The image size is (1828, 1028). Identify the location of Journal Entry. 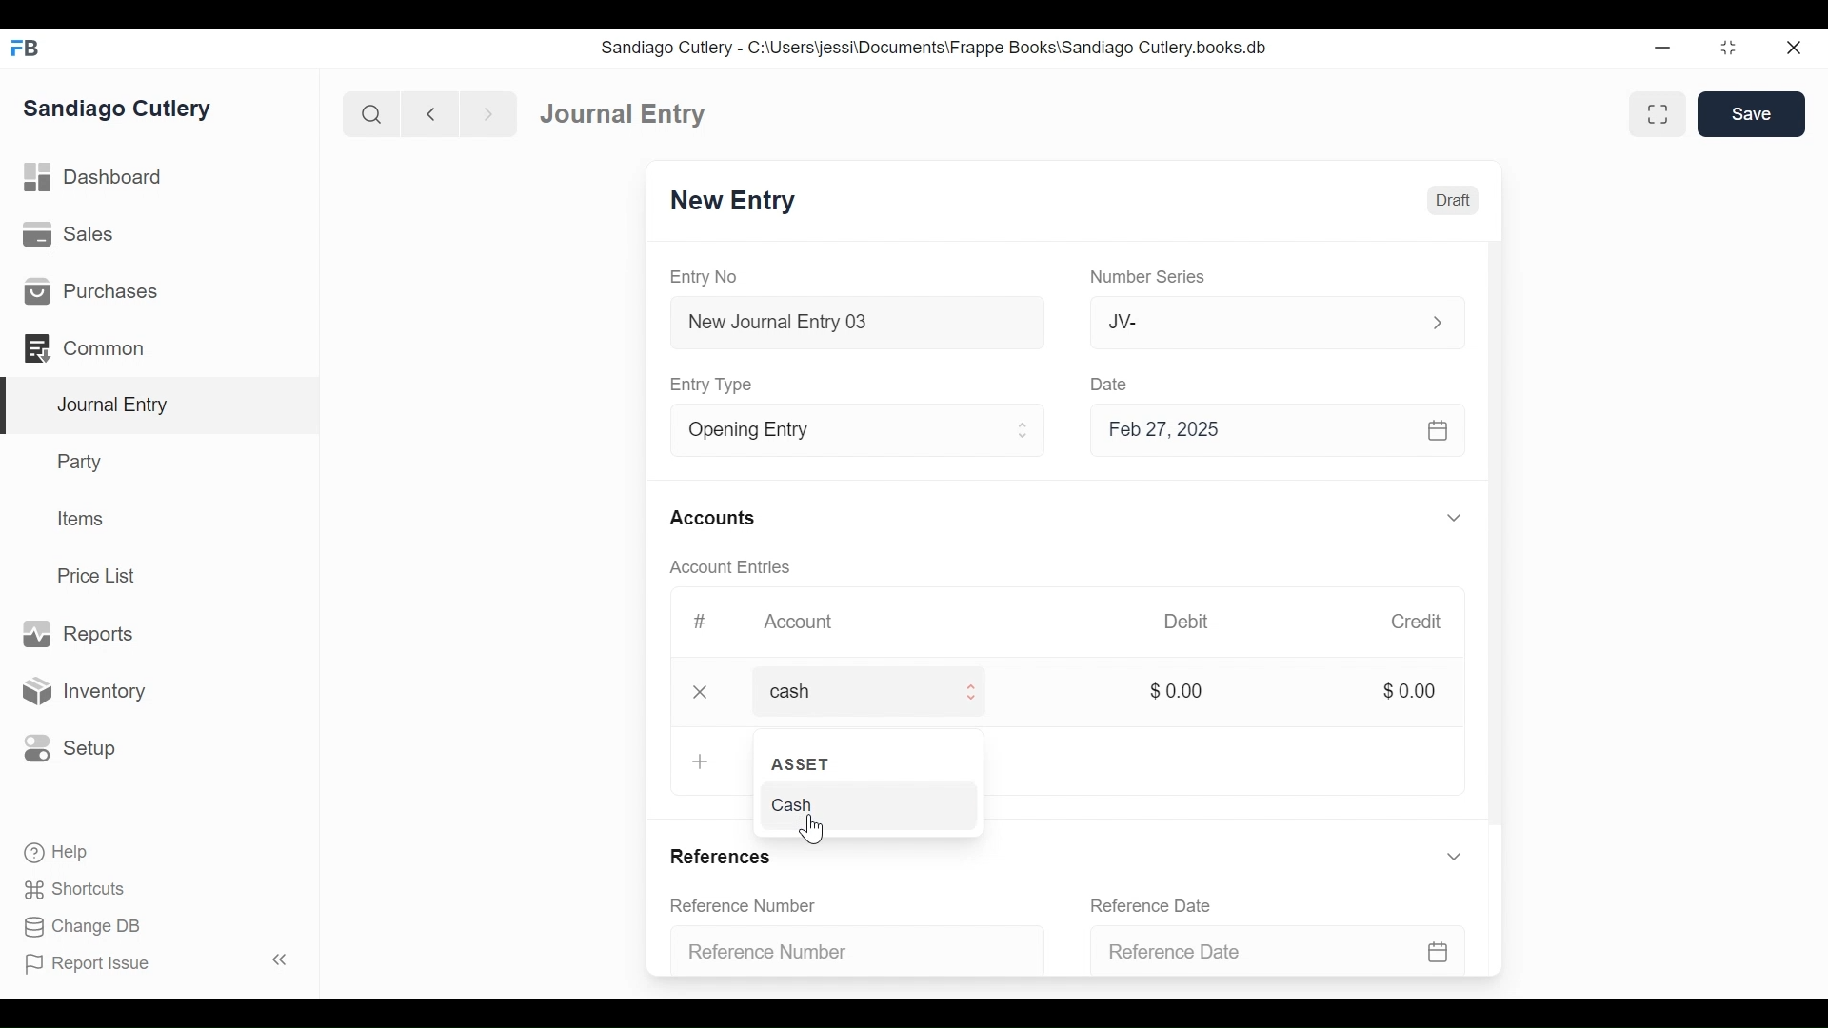
(626, 114).